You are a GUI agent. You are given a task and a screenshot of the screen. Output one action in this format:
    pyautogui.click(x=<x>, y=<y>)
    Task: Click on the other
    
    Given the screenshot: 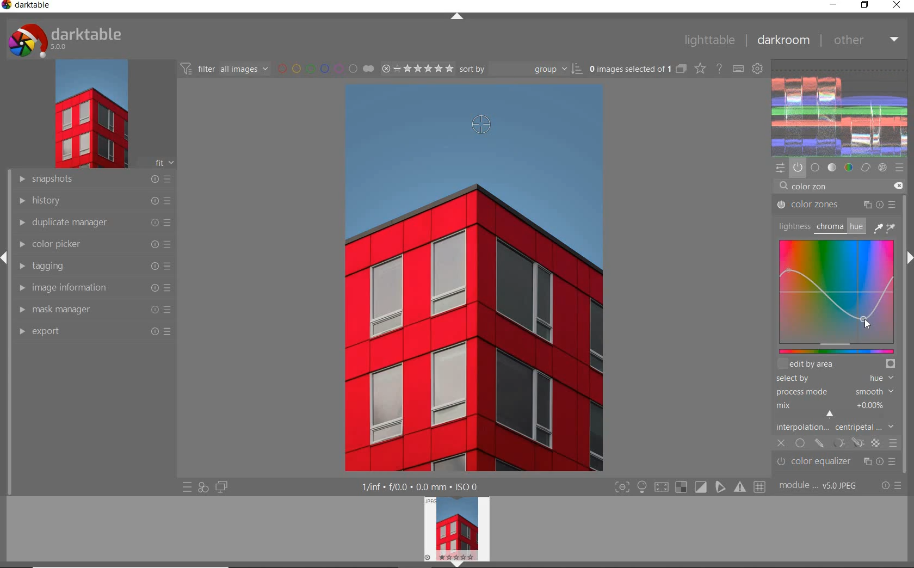 What is the action you would take?
    pyautogui.click(x=866, y=39)
    